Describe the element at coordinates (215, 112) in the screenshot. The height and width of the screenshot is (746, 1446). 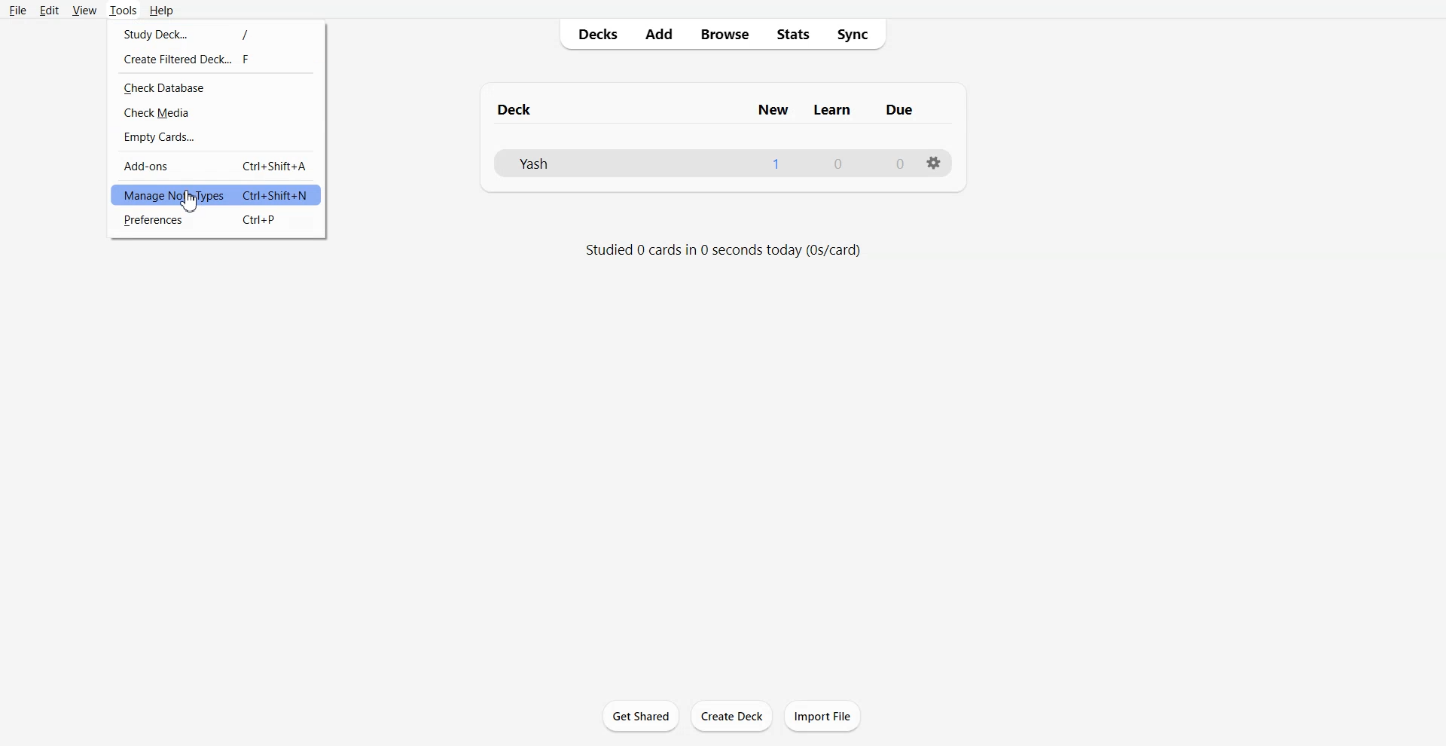
I see `Check Media` at that location.